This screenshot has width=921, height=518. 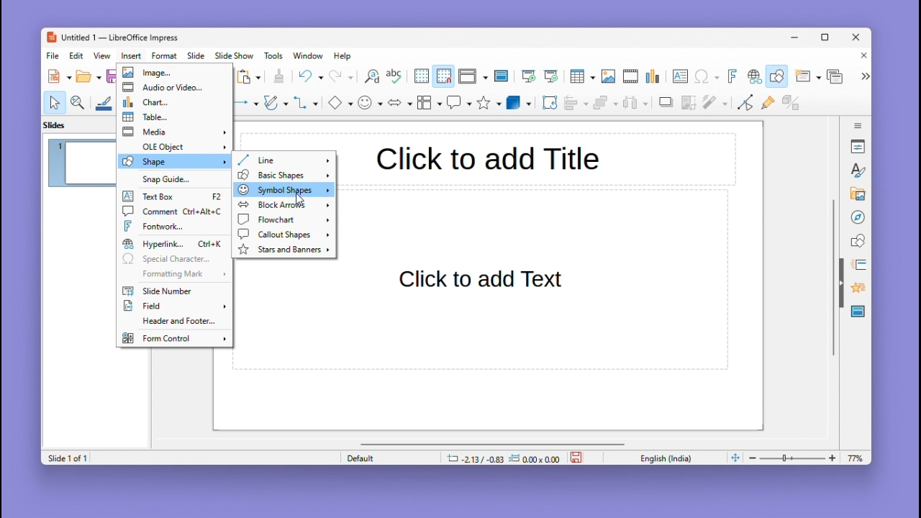 What do you see at coordinates (578, 456) in the screenshot?
I see `save` at bounding box center [578, 456].